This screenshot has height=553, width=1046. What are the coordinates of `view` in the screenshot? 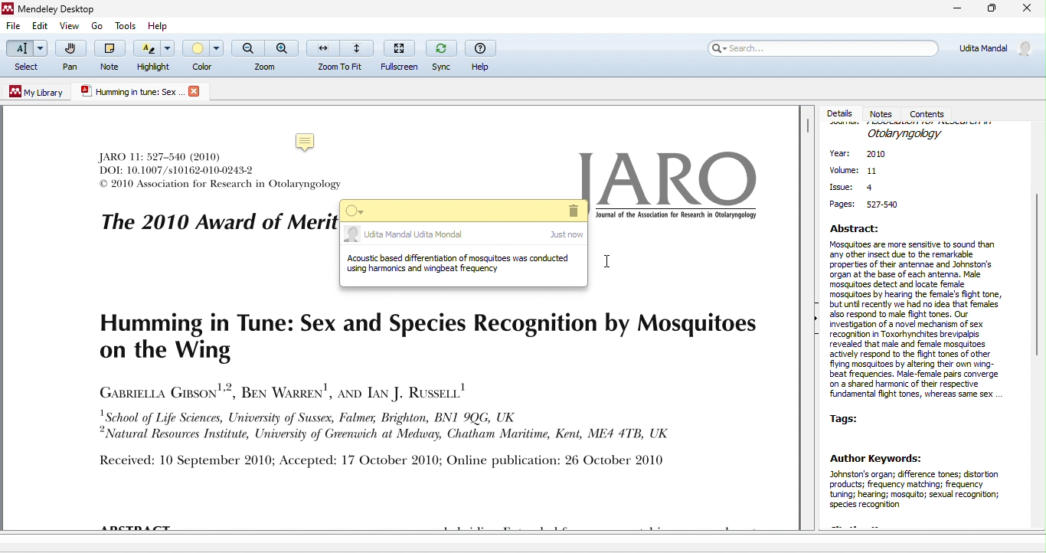 It's located at (70, 27).